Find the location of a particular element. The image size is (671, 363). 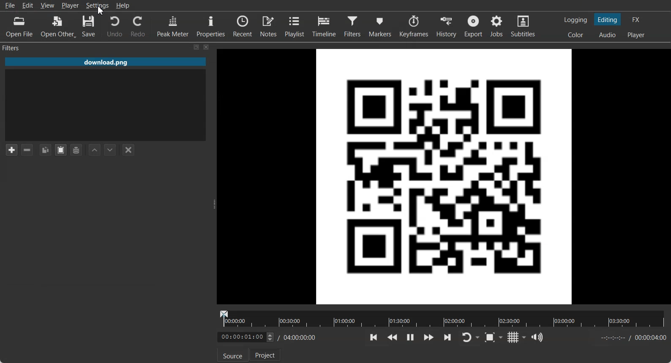

Switch to the Logging layout is located at coordinates (576, 20).